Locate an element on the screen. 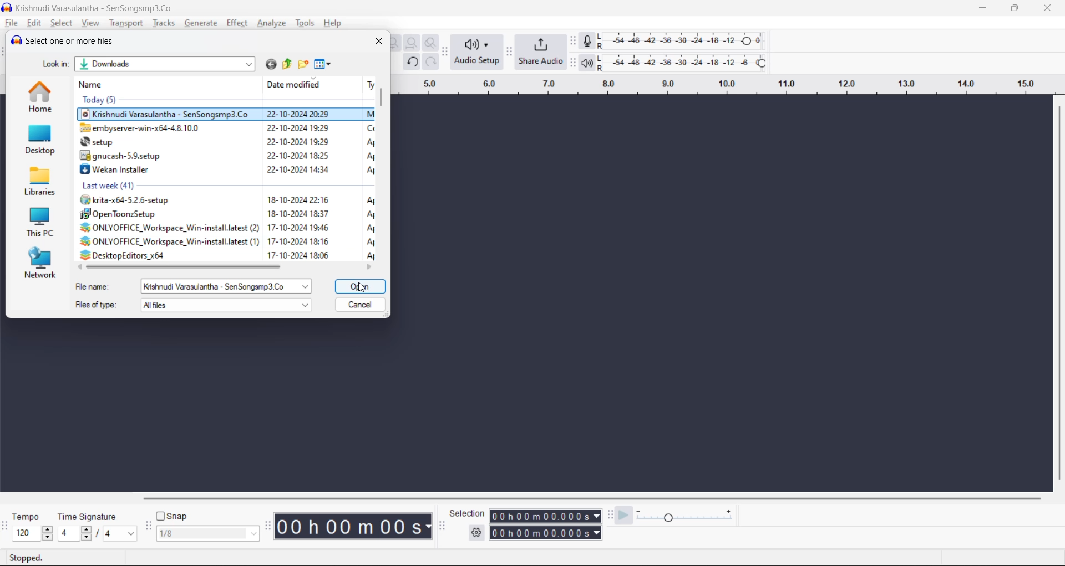  tools is located at coordinates (307, 23).